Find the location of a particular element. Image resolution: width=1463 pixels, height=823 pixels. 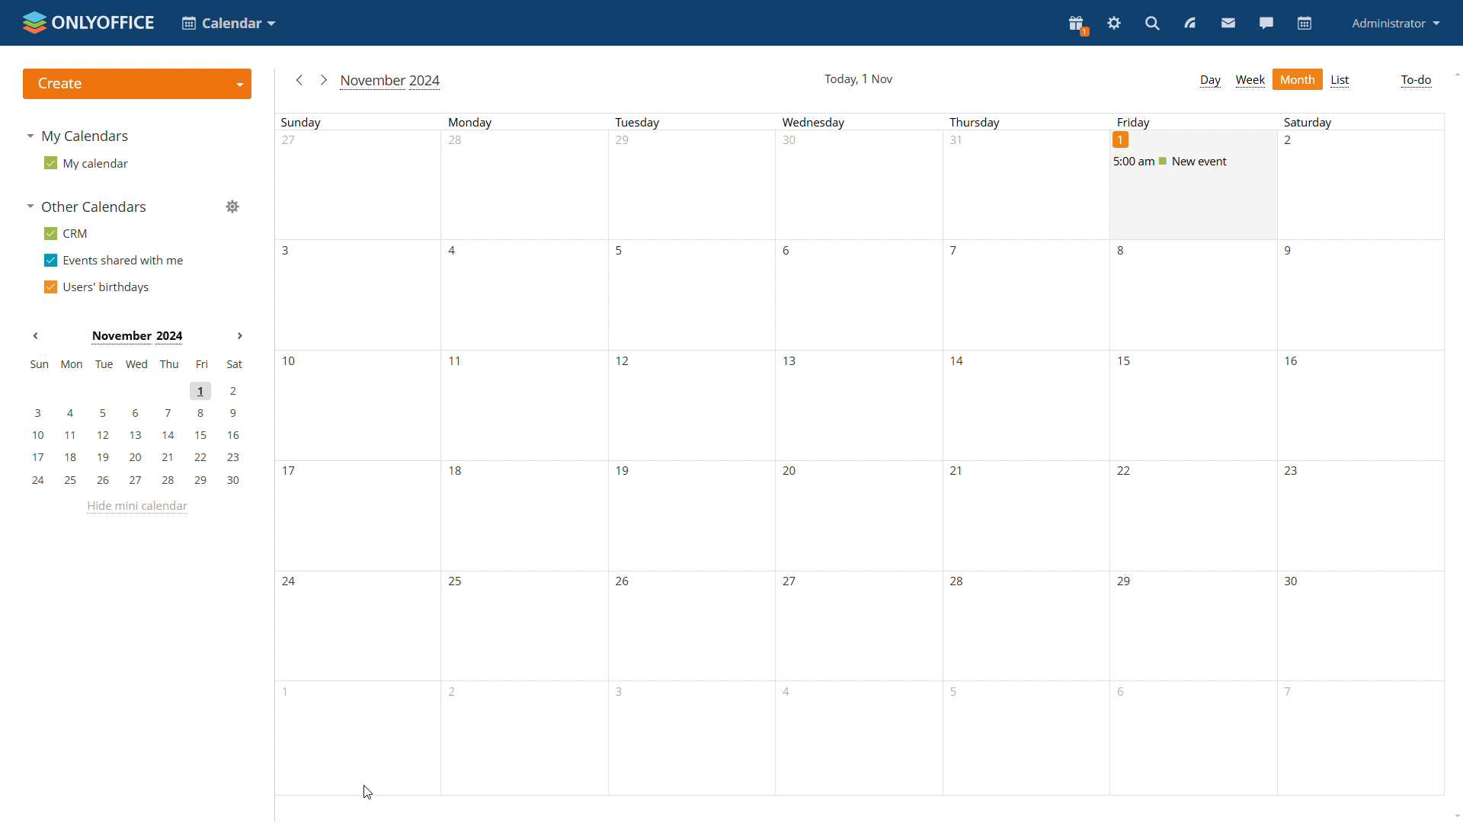

calendar is located at coordinates (1305, 24).